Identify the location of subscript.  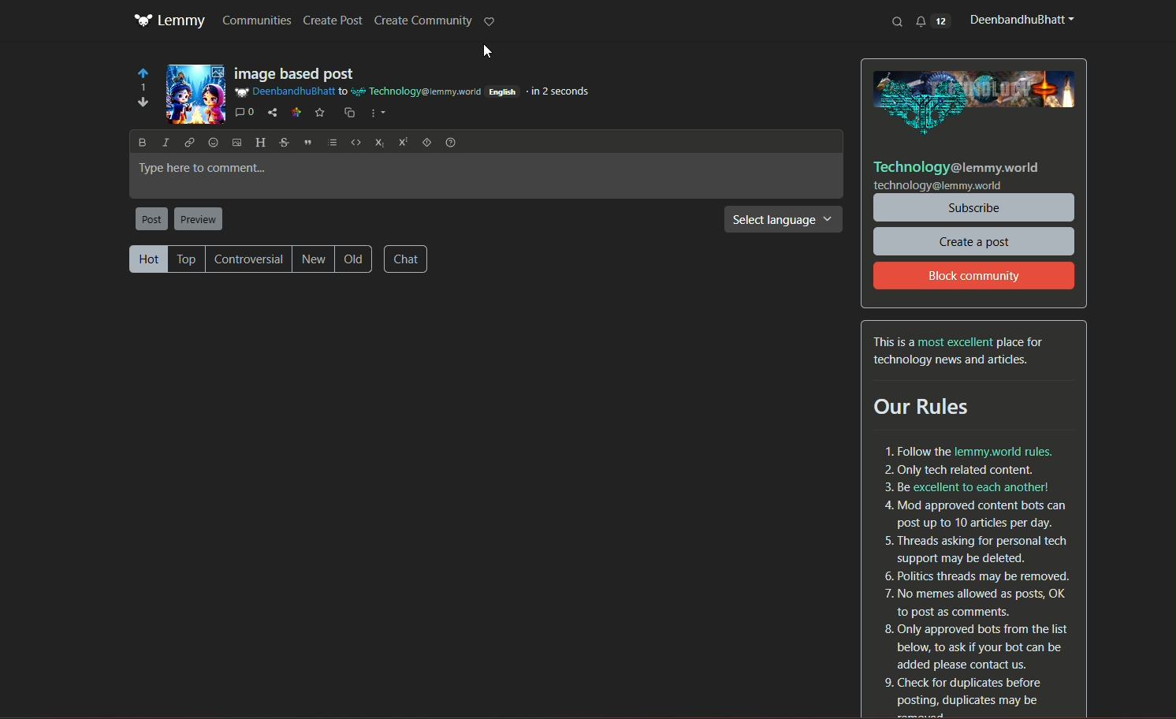
(377, 141).